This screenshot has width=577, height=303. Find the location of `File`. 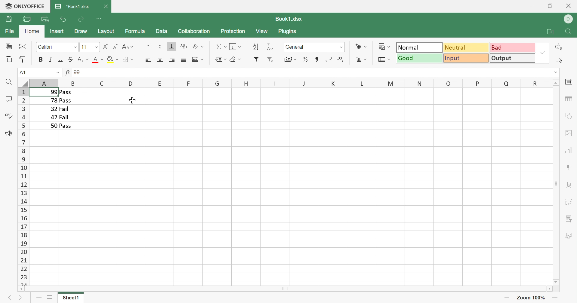

File is located at coordinates (10, 31).